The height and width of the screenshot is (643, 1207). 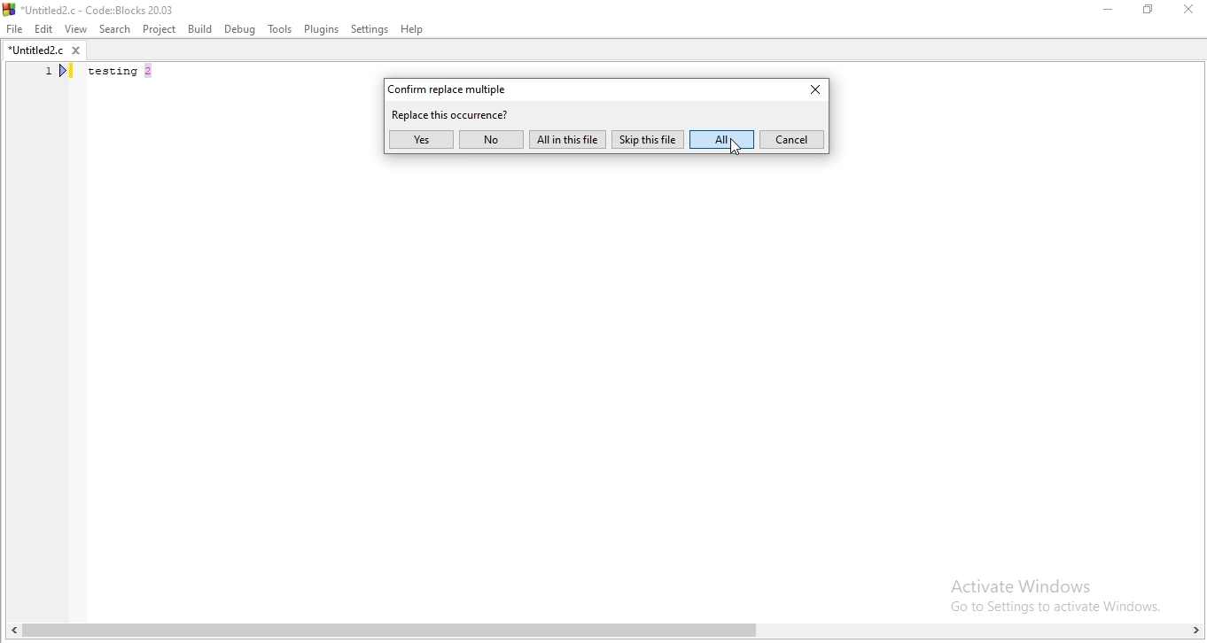 I want to click on confirm replace multiple, so click(x=455, y=88).